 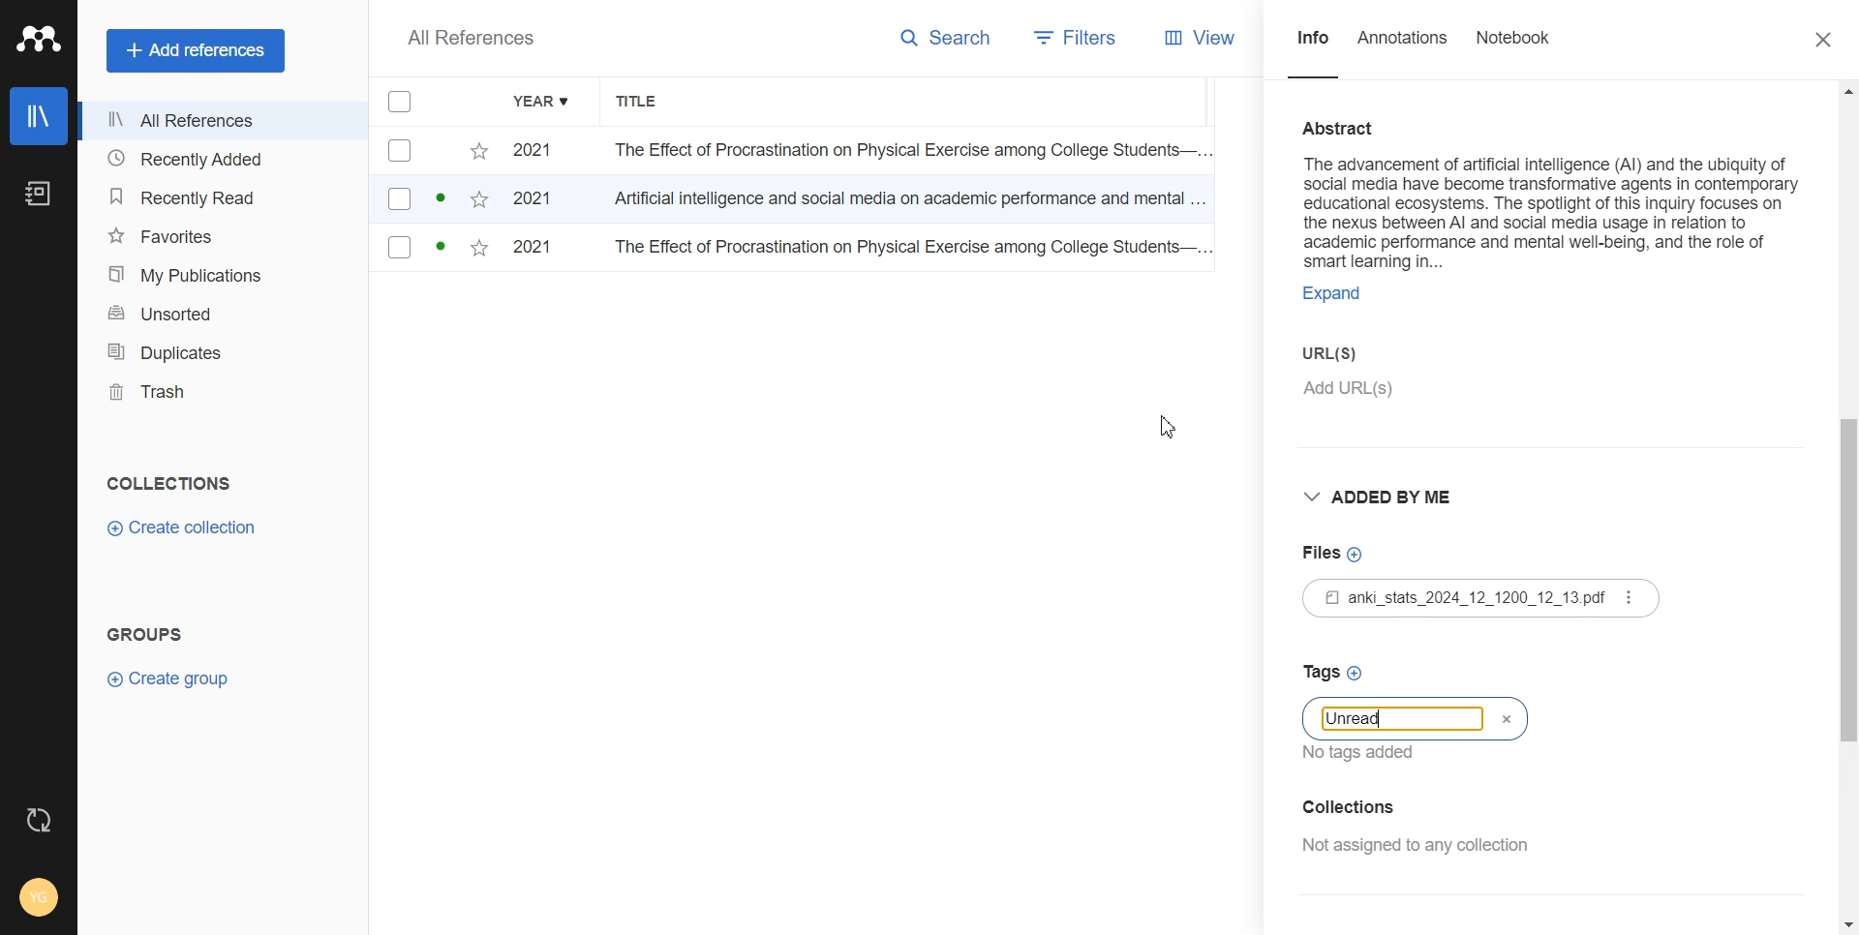 What do you see at coordinates (222, 392) in the screenshot?
I see `Trash` at bounding box center [222, 392].